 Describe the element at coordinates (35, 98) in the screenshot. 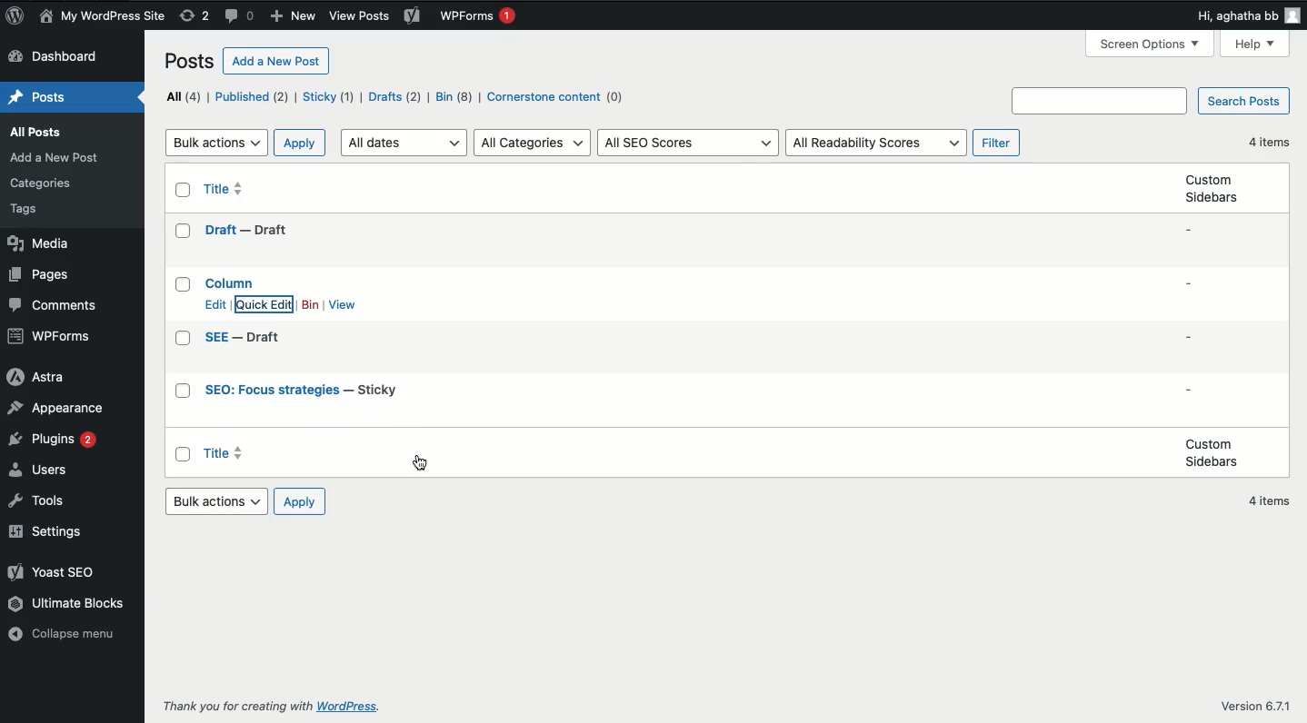

I see `Home` at that location.